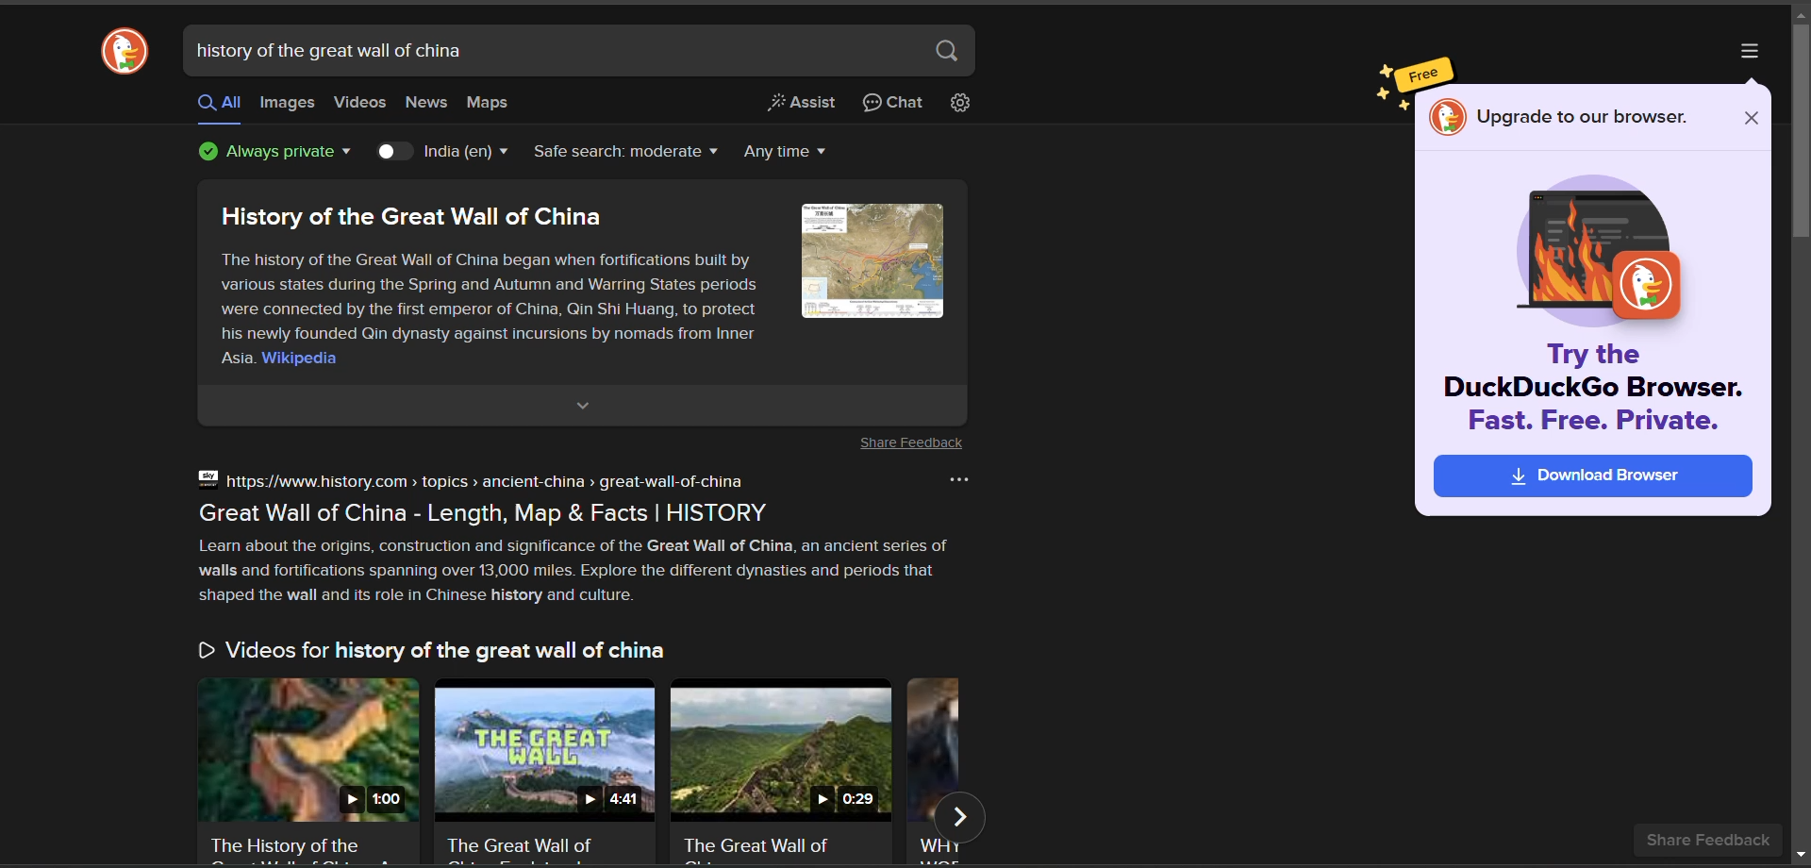 This screenshot has width=1811, height=868. What do you see at coordinates (305, 770) in the screenshot?
I see `video thumbnail and title` at bounding box center [305, 770].